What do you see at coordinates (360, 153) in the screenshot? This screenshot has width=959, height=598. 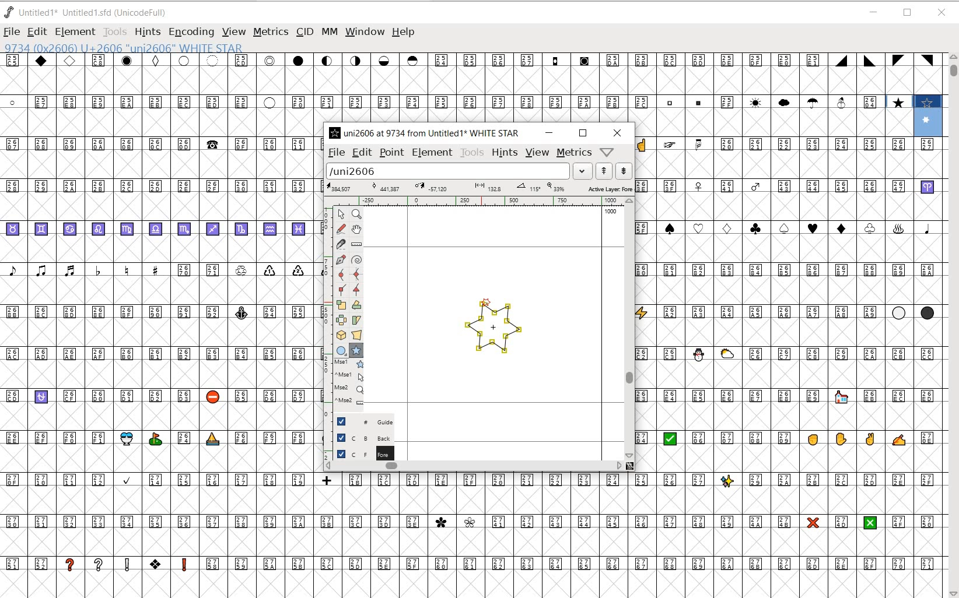 I see `EDIT` at bounding box center [360, 153].